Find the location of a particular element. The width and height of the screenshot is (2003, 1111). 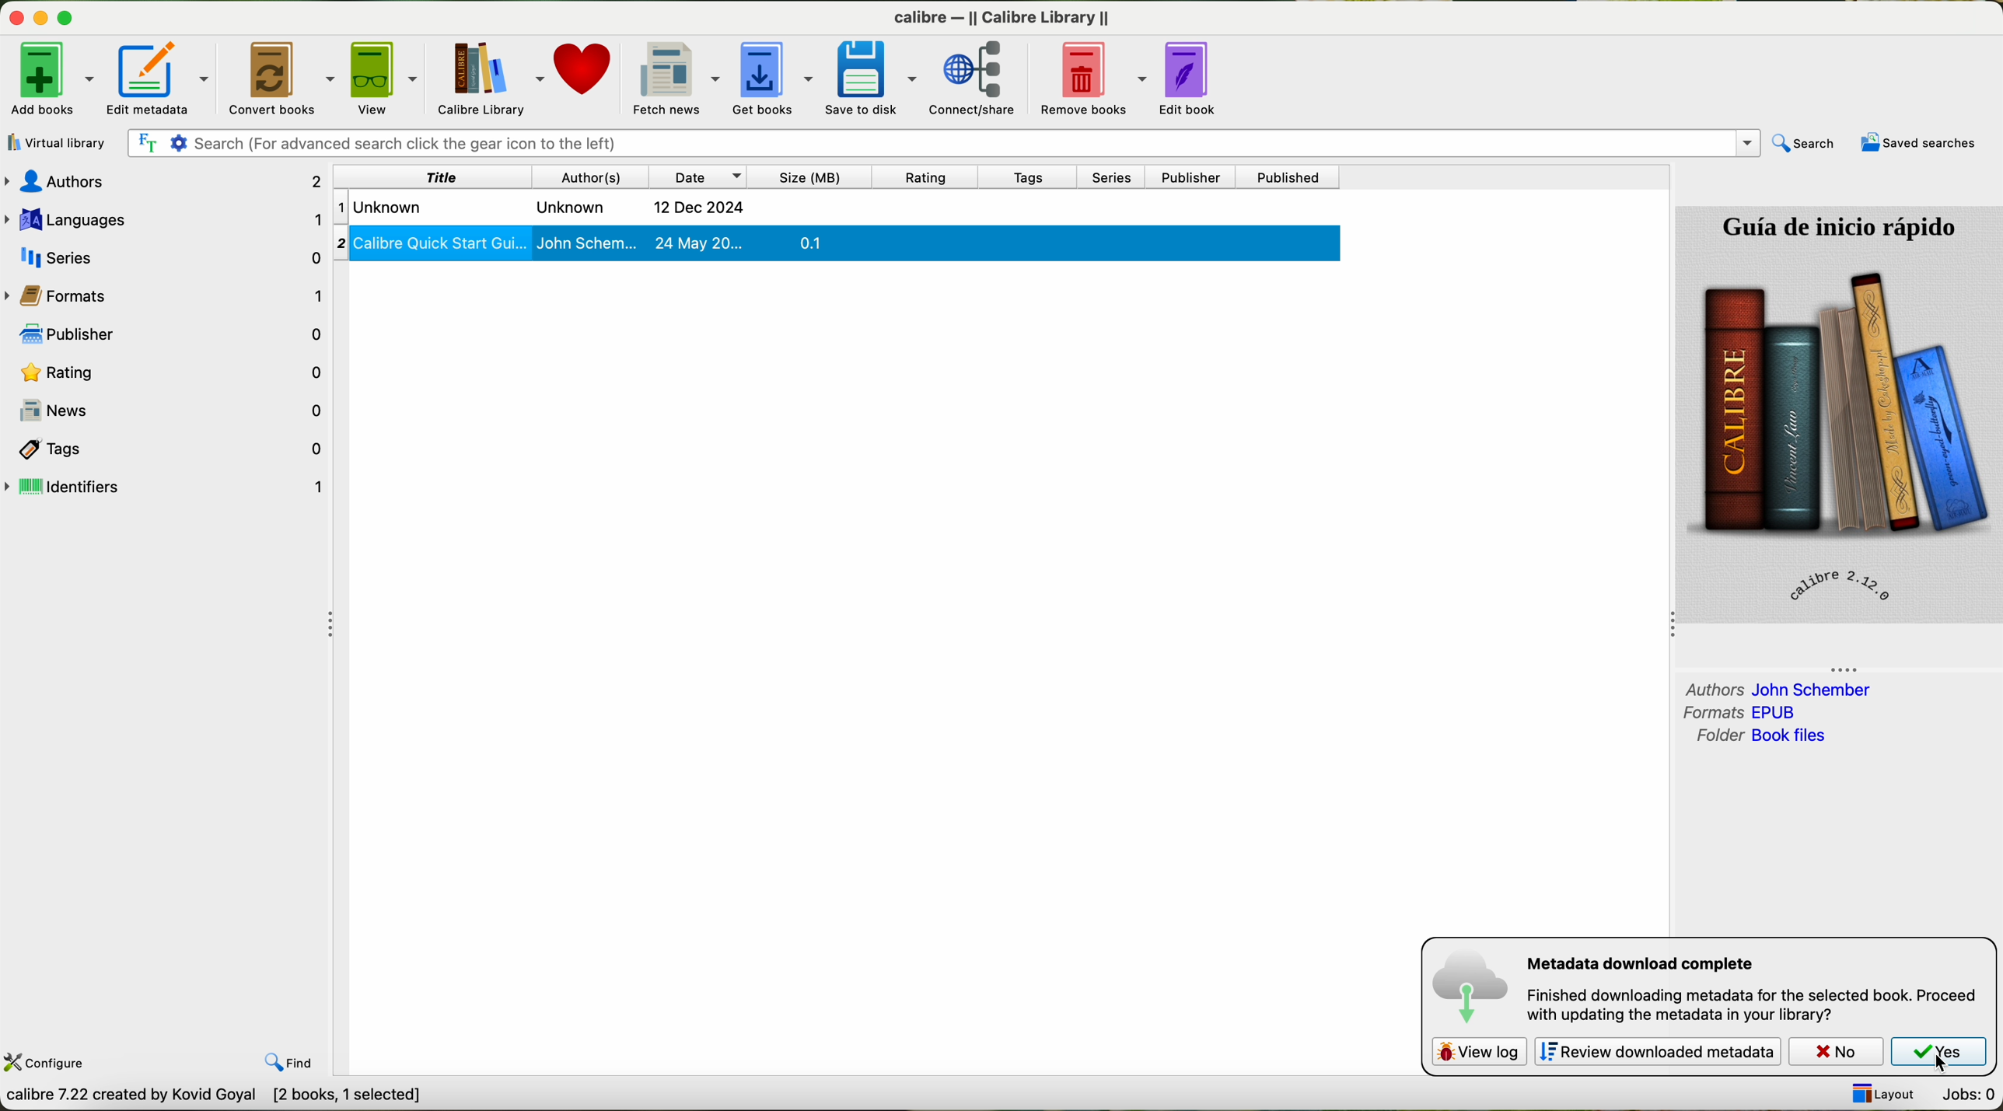

tags is located at coordinates (1024, 179).